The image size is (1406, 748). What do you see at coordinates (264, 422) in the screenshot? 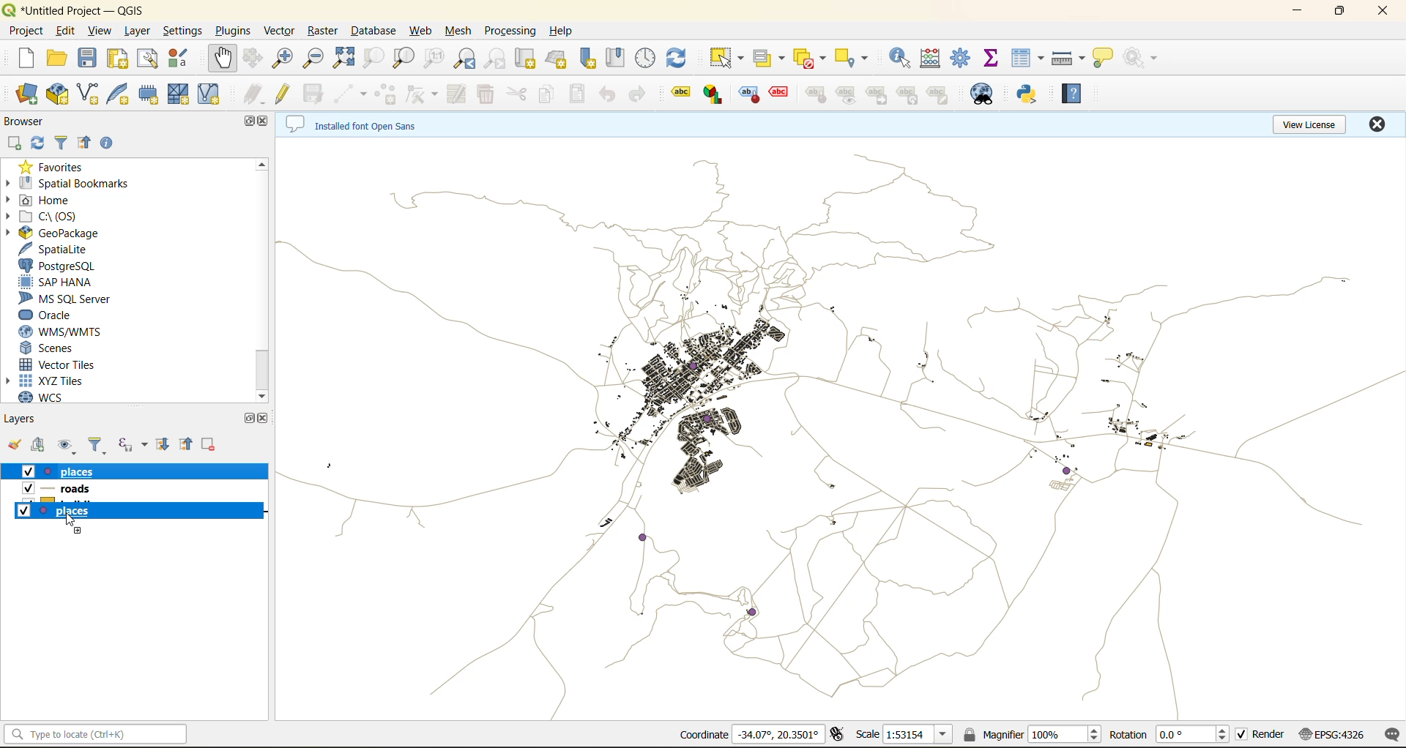
I see `close` at bounding box center [264, 422].